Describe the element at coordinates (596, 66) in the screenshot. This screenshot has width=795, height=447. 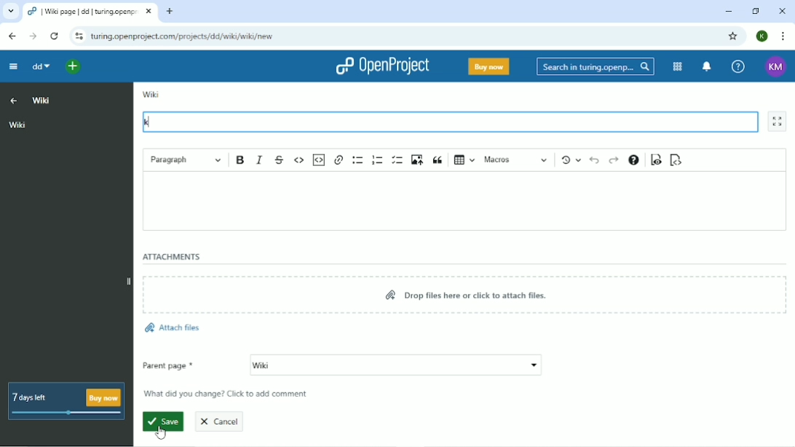
I see `Search` at that location.